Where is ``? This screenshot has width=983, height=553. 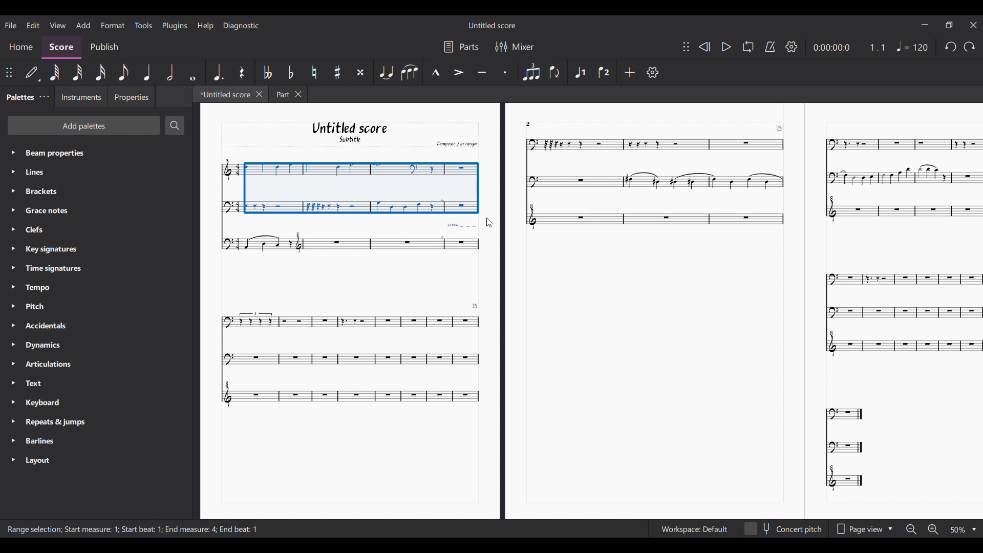
 is located at coordinates (903, 143).